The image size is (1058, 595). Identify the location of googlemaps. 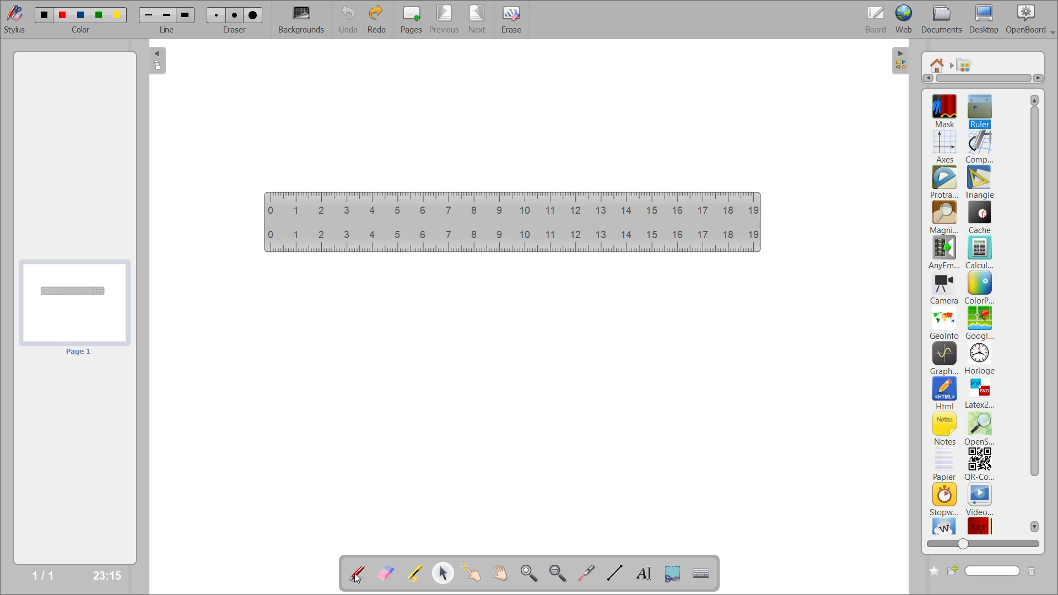
(979, 323).